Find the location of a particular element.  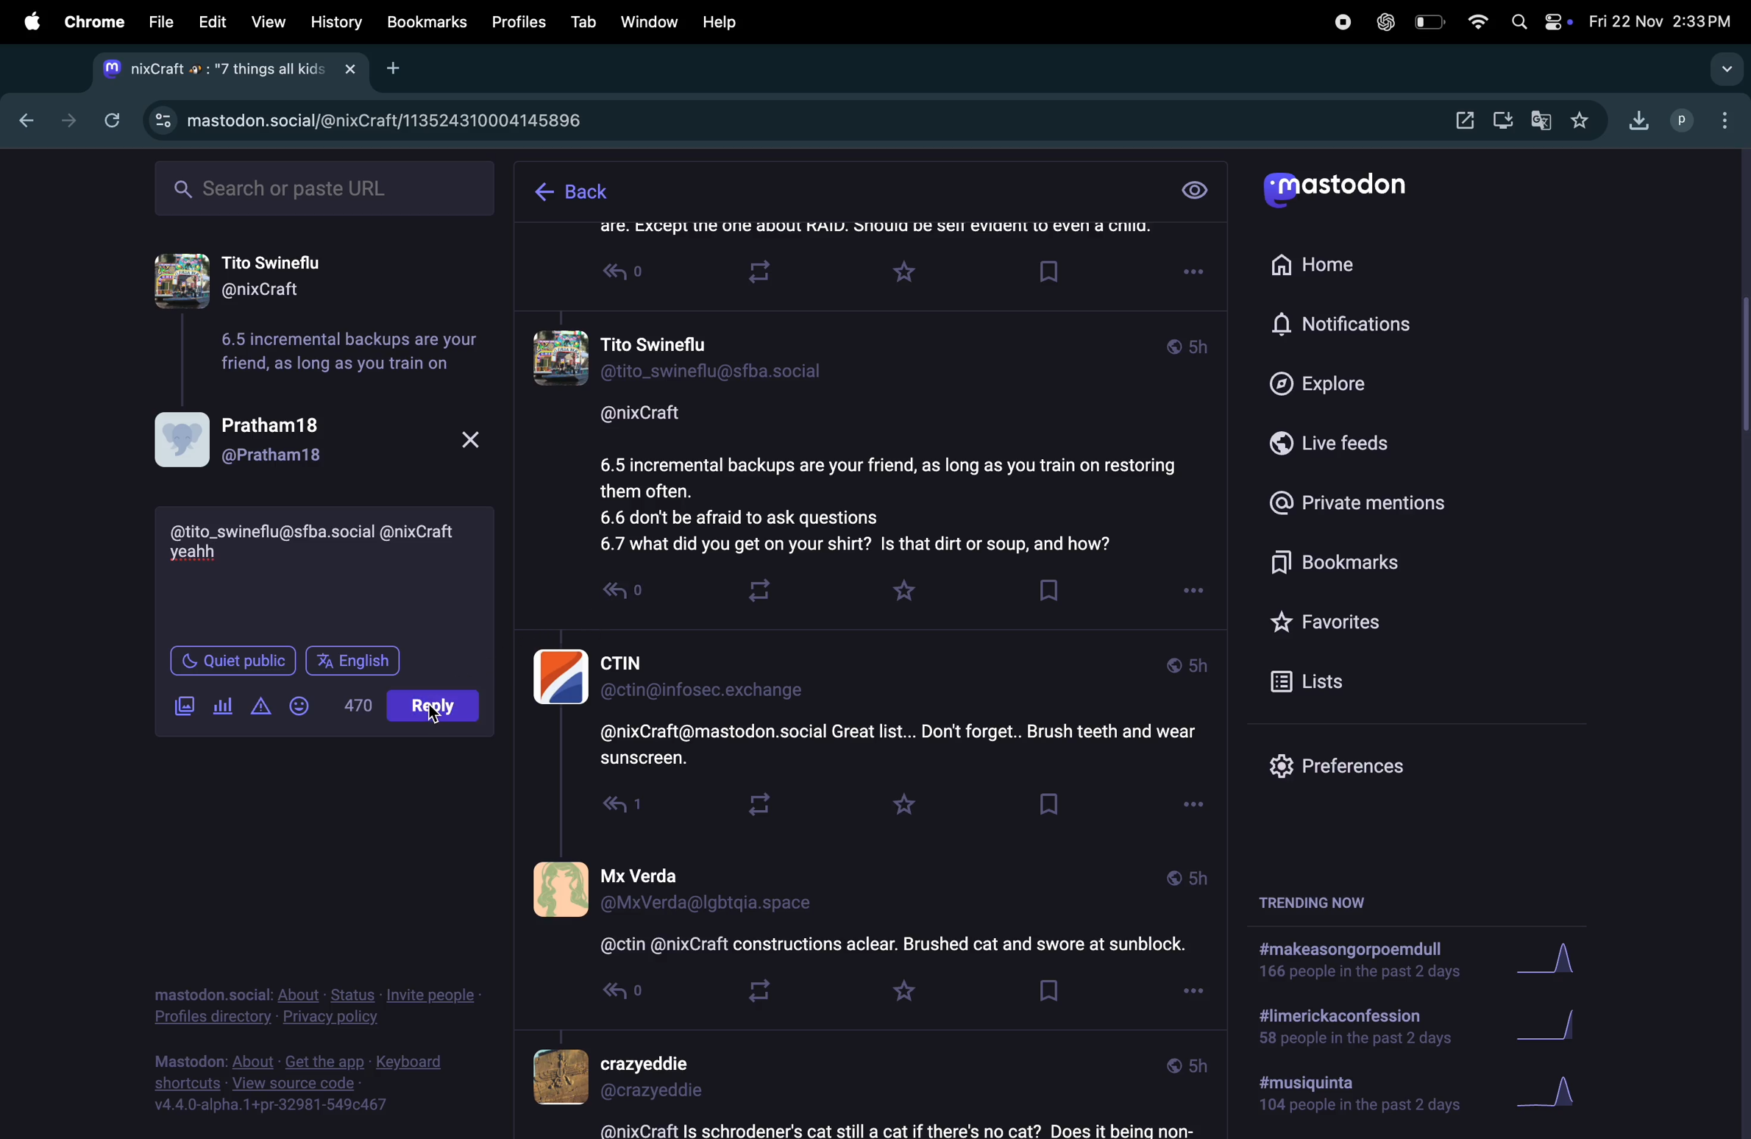

Favourite is located at coordinates (898, 803).